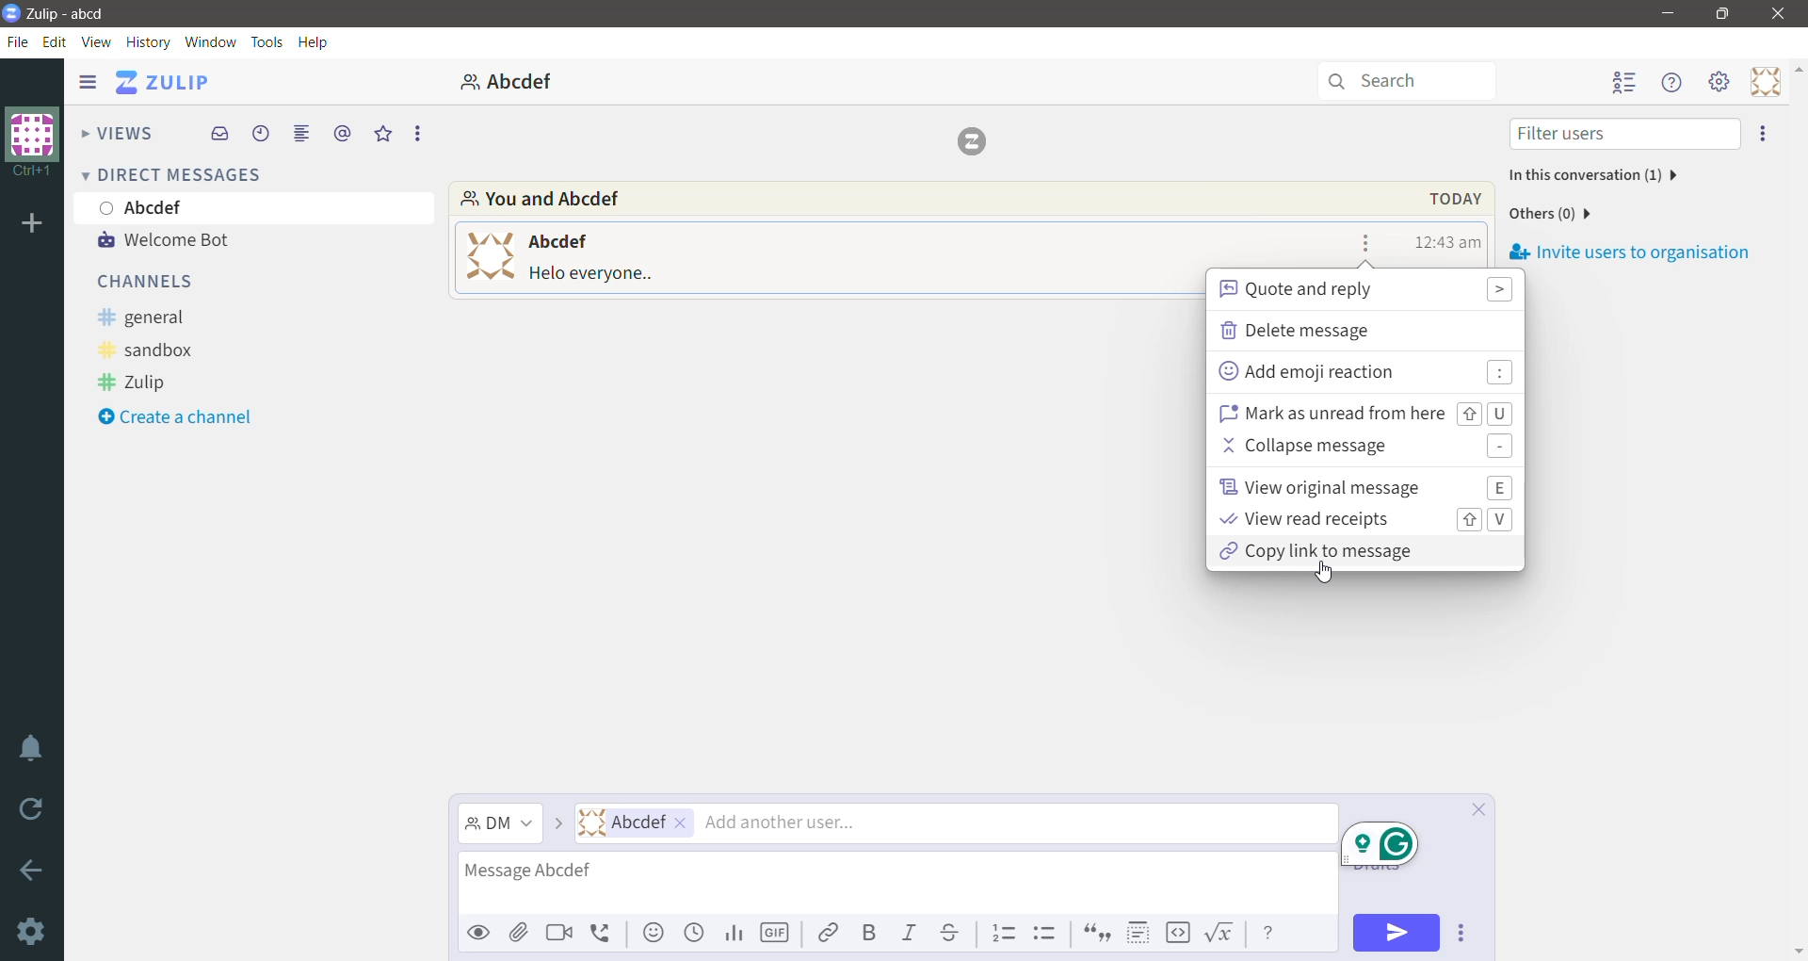  Describe the element at coordinates (416, 133) in the screenshot. I see `More Options` at that location.